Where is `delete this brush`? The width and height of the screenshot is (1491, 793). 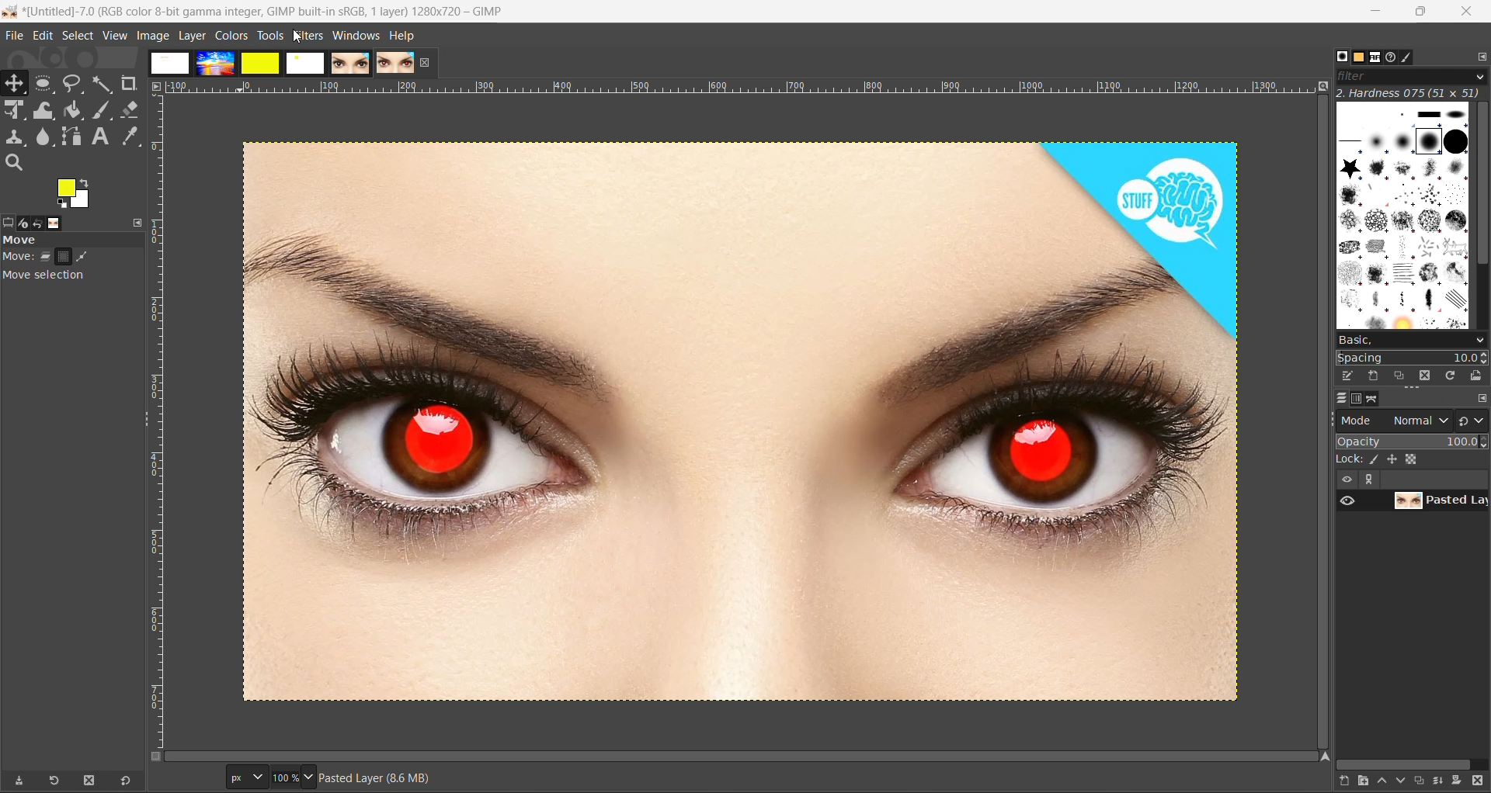 delete this brush is located at coordinates (1422, 376).